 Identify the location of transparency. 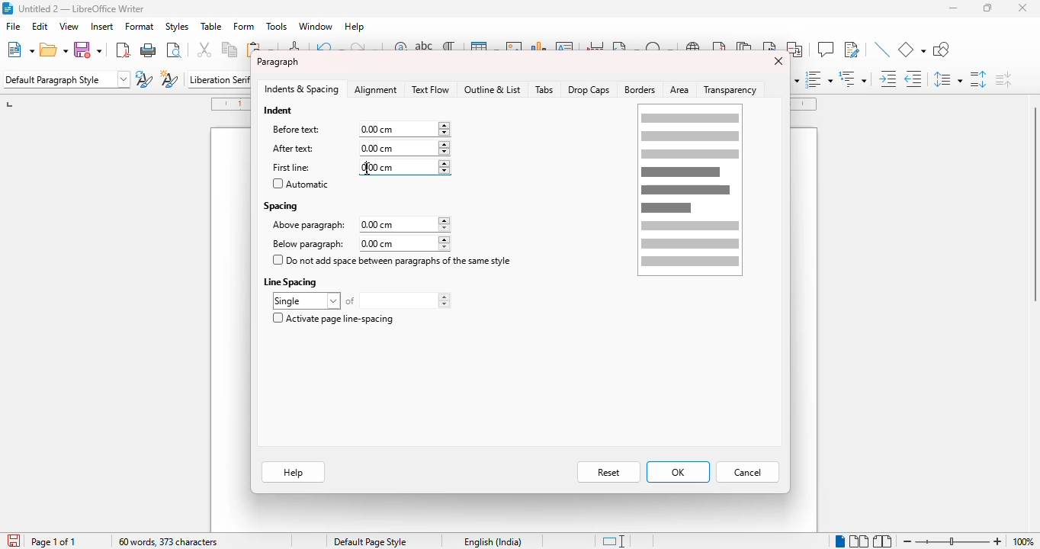
(733, 89).